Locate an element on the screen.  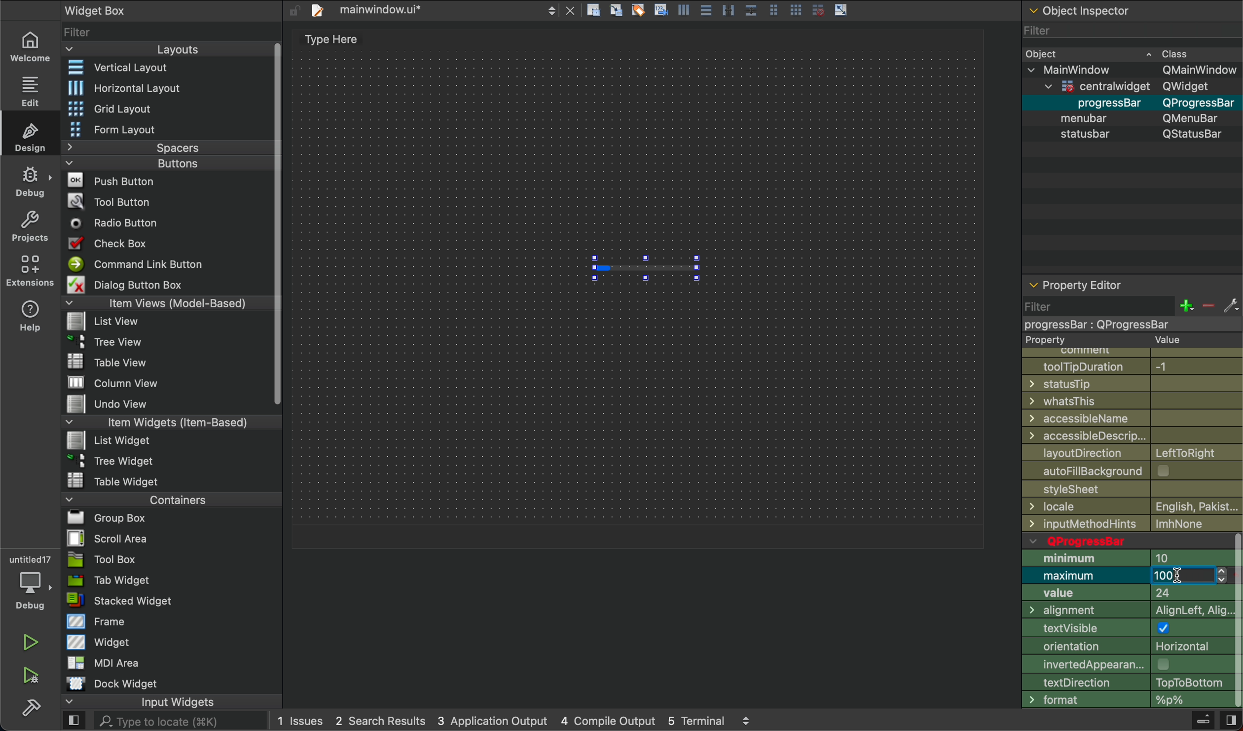
File is located at coordinates (119, 404).